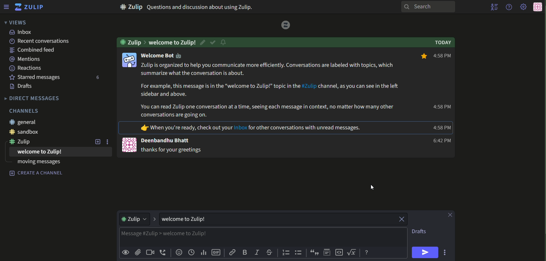  I want to click on text, so click(444, 56).